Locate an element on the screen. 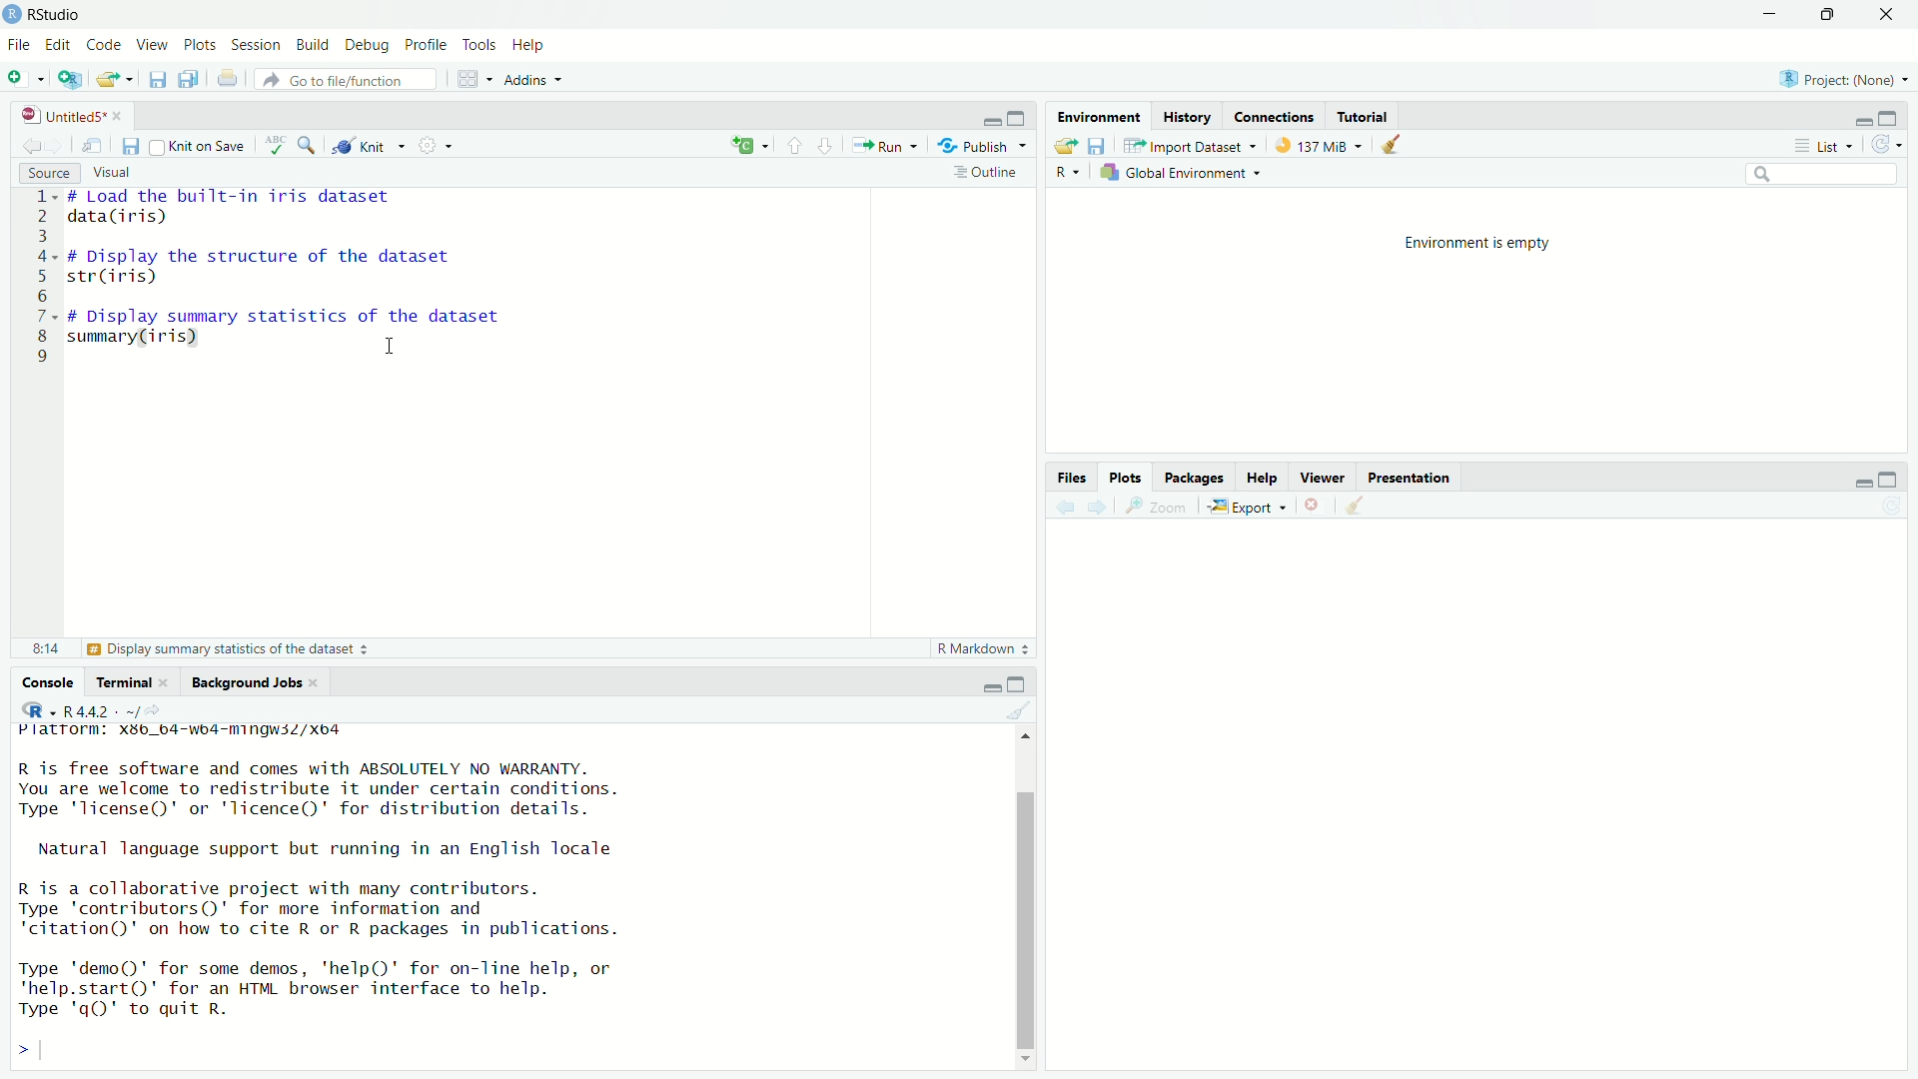 The image size is (1918, 1079). Hide is located at coordinates (988, 684).